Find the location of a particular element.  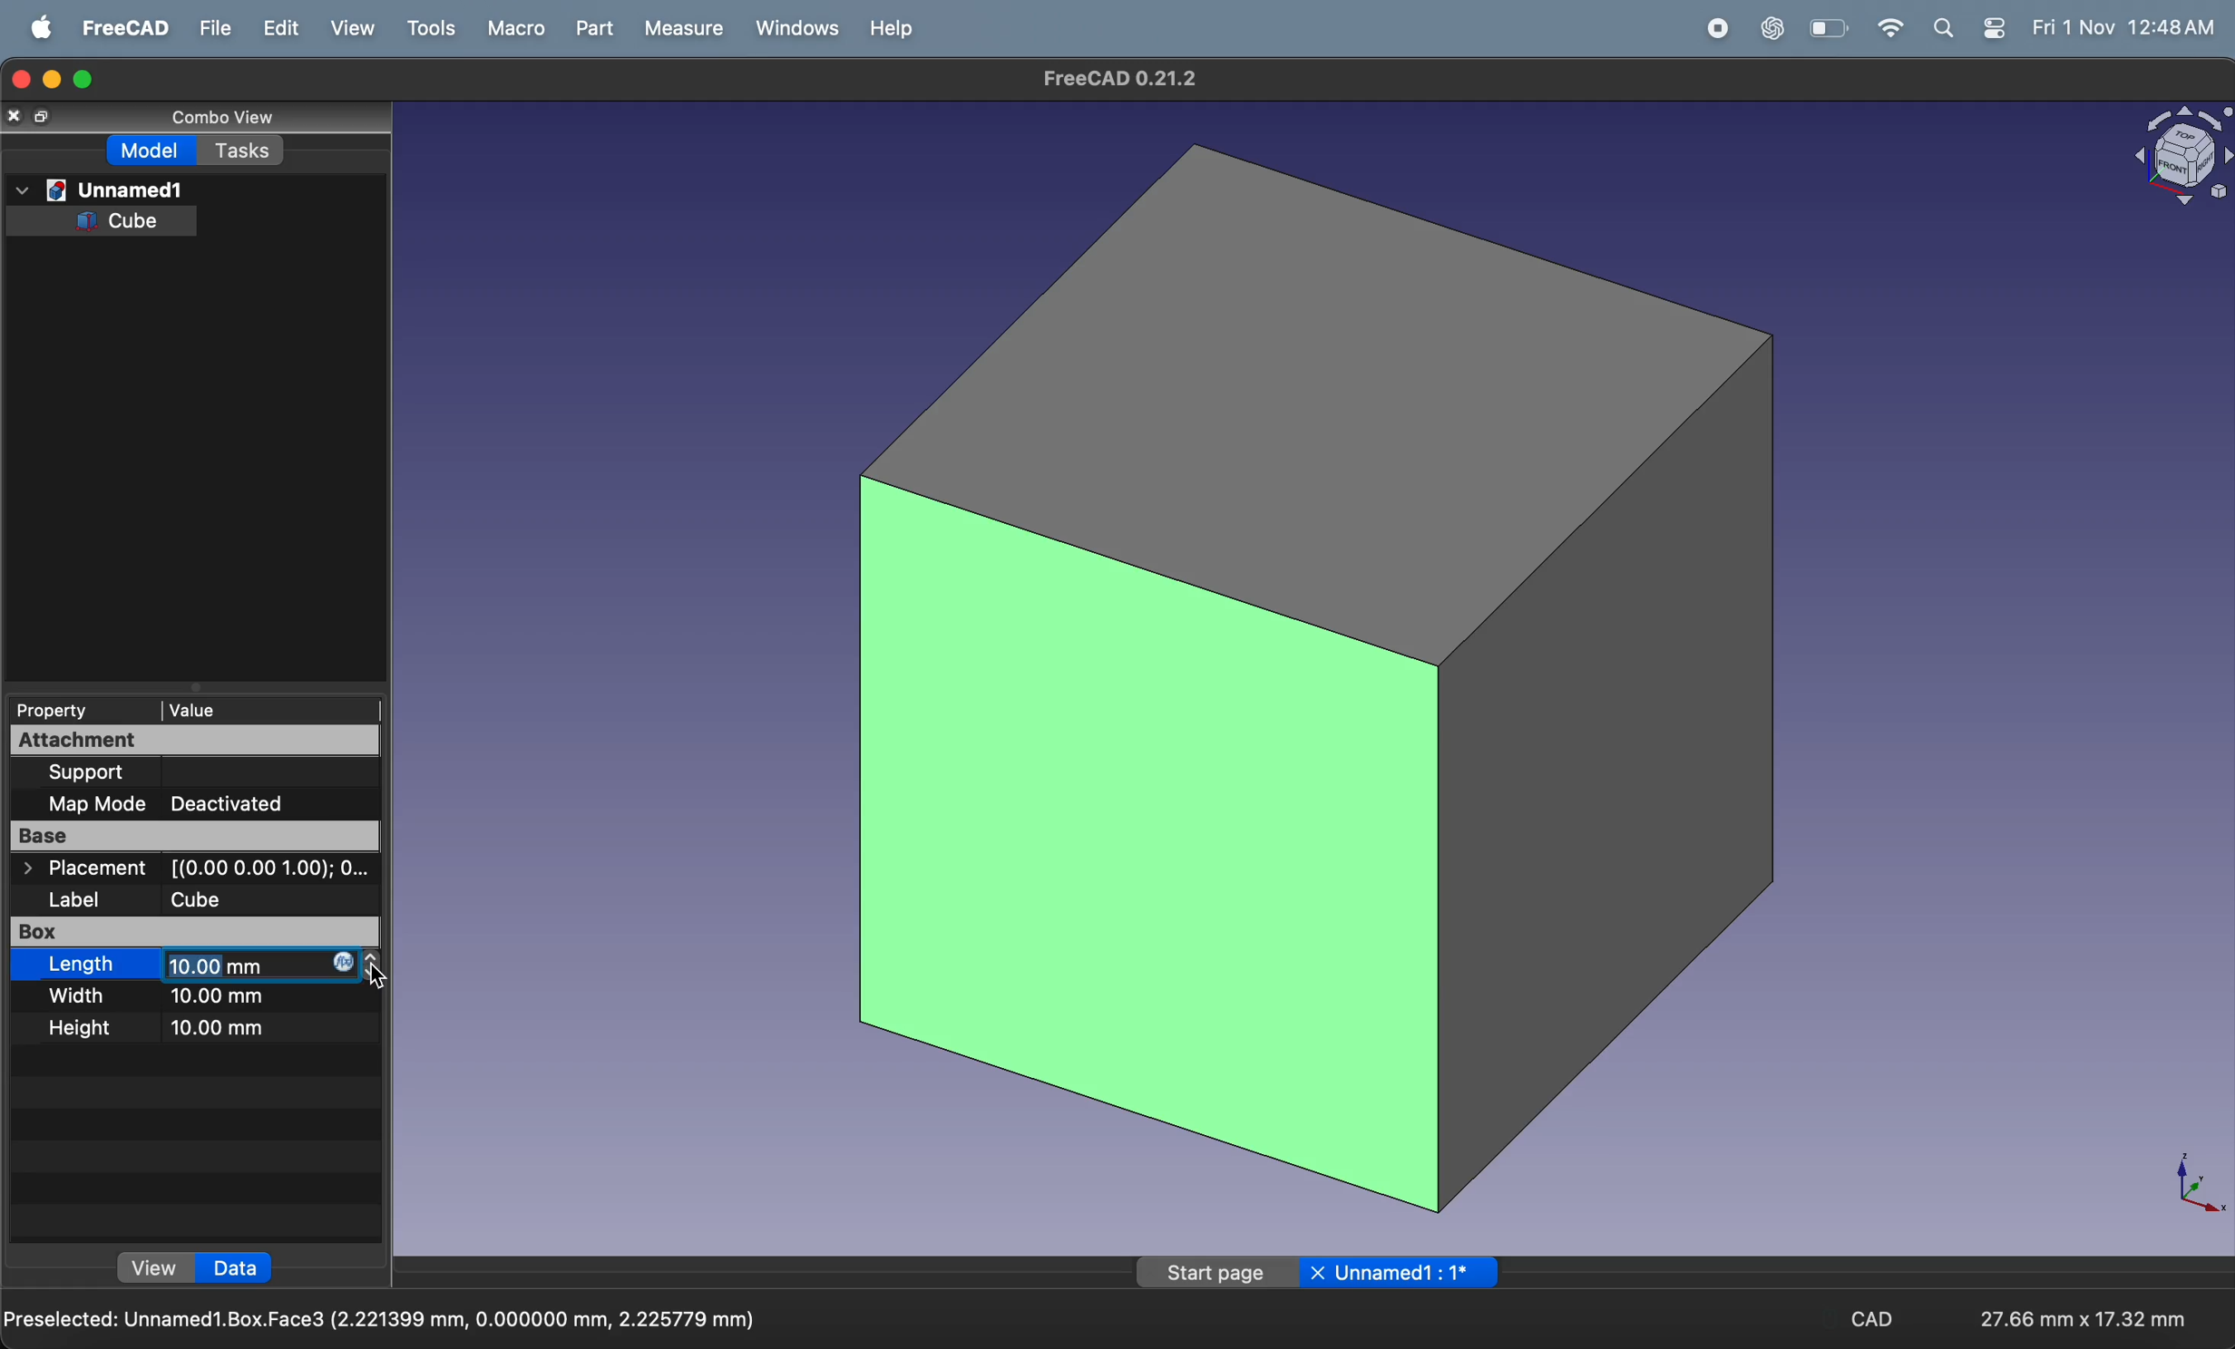

increase or decrease is located at coordinates (376, 966).